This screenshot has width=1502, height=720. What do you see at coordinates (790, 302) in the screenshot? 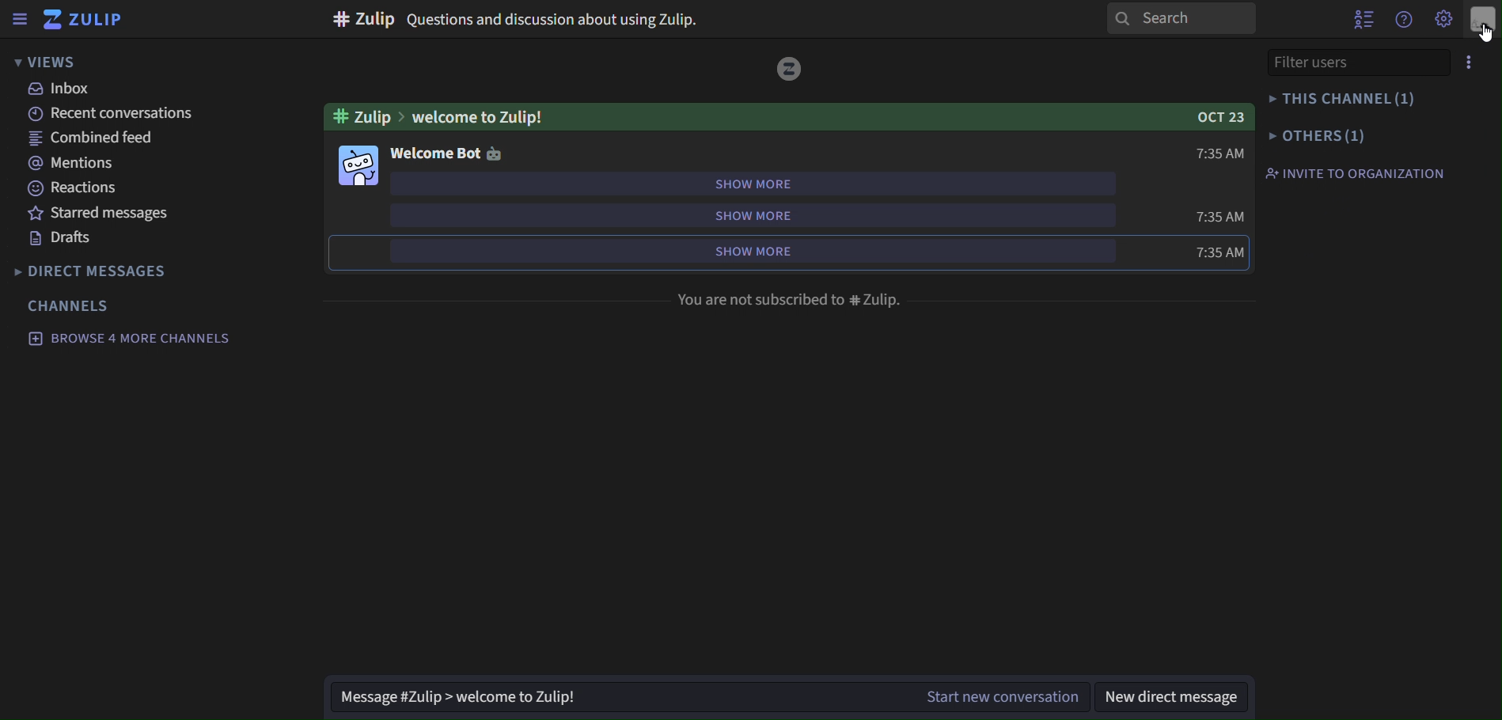
I see `you are not subscribed to #Zulip.` at bounding box center [790, 302].